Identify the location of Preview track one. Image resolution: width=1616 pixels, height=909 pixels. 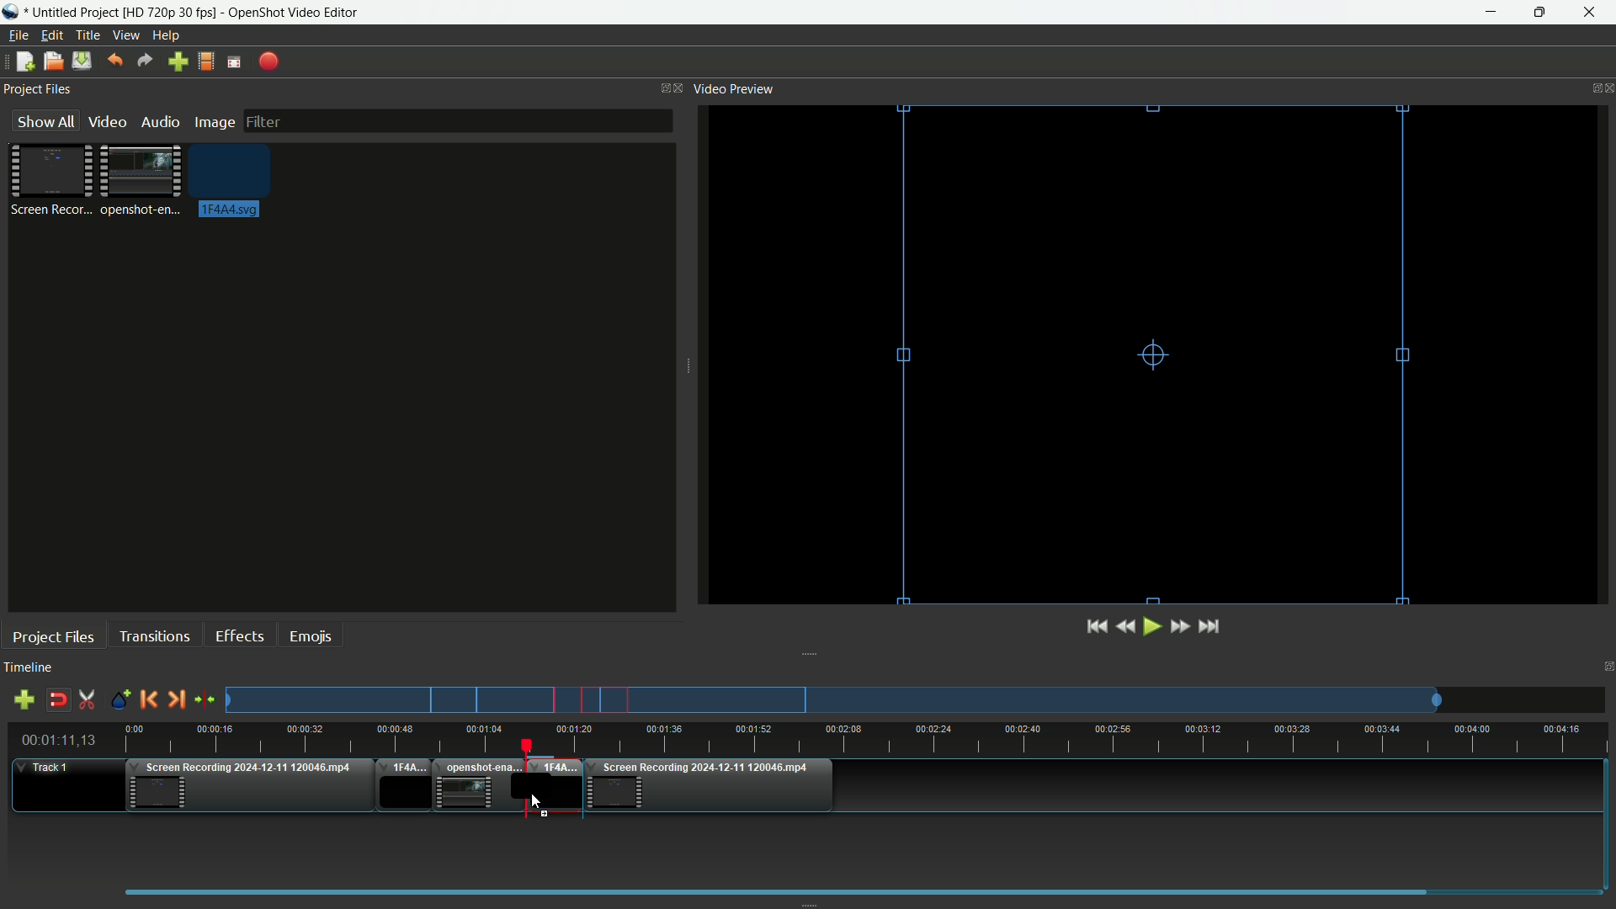
(922, 700).